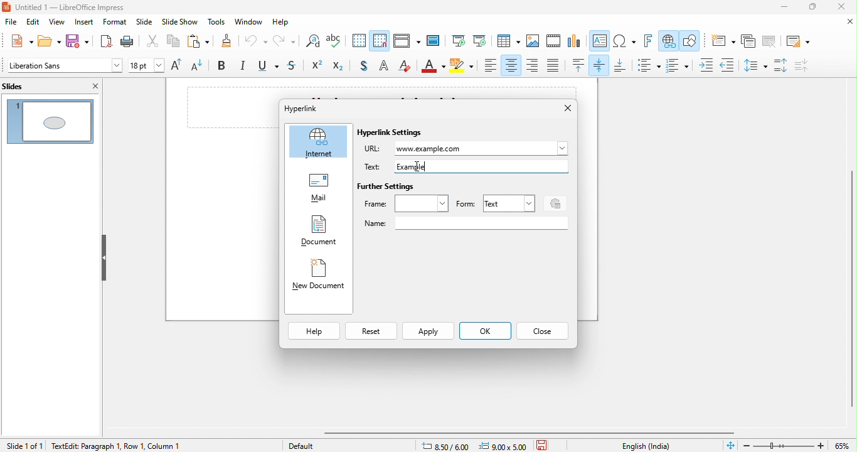  Describe the element at coordinates (730, 446) in the screenshot. I see `fit slide to fit window` at that location.